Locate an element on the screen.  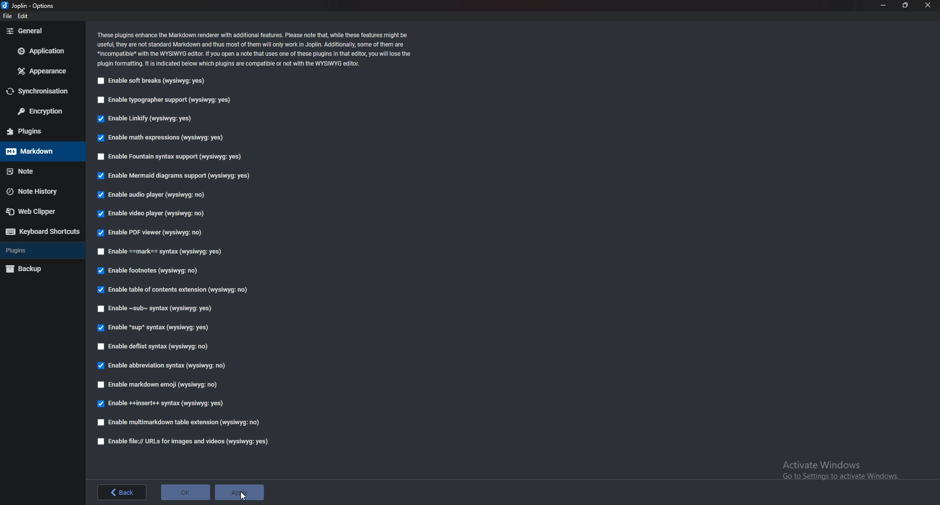
cursor is located at coordinates (247, 499).